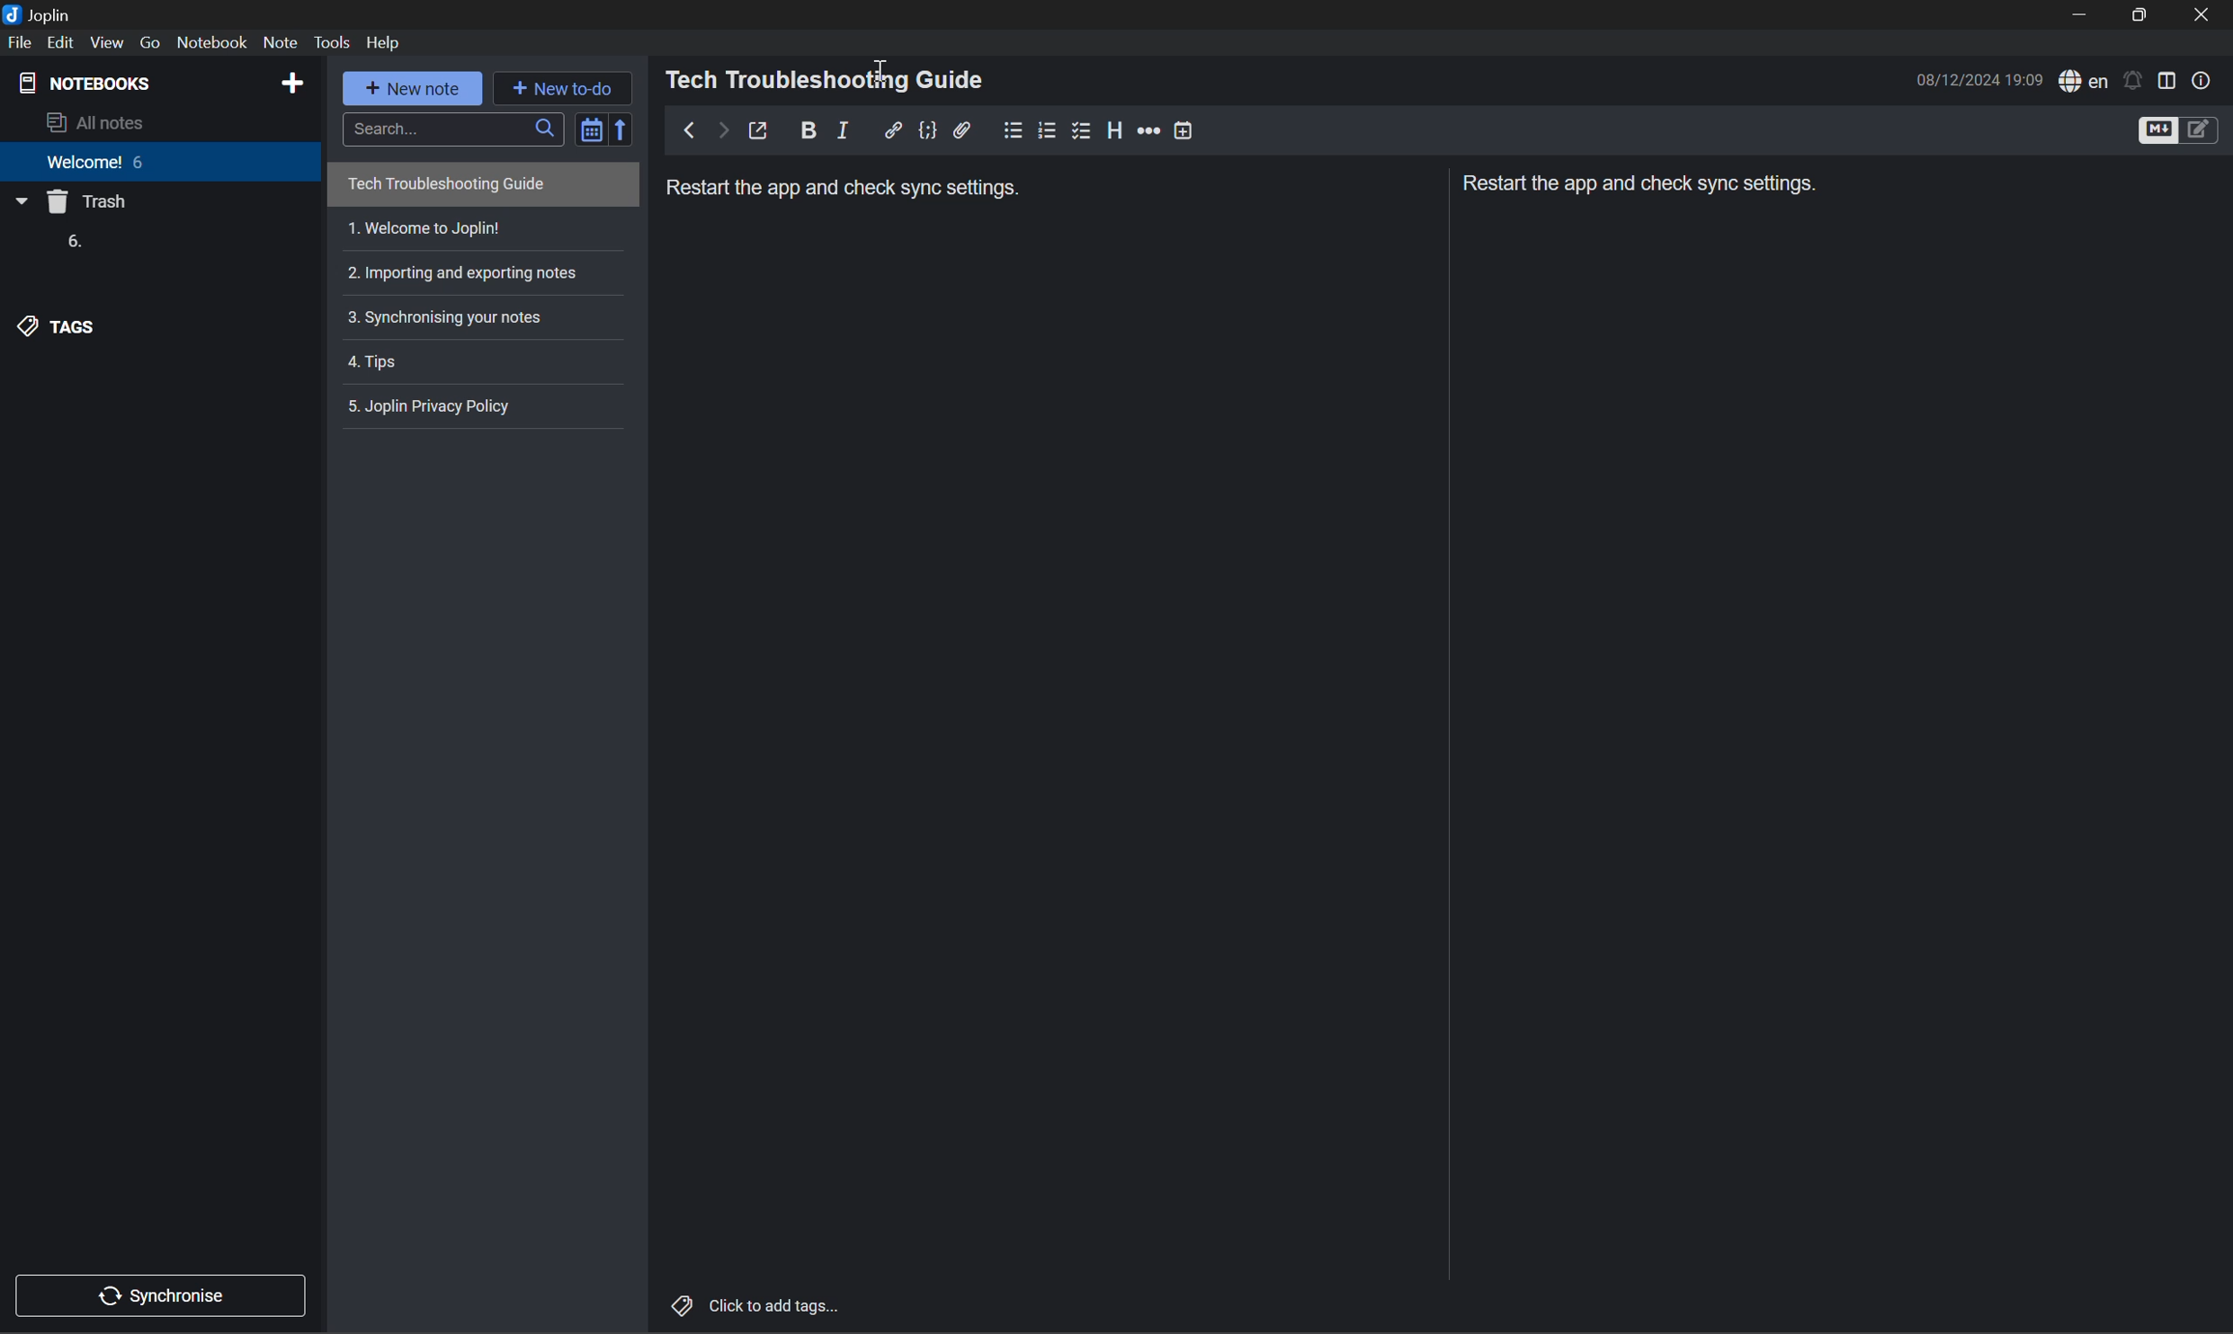  What do you see at coordinates (65, 43) in the screenshot?
I see `Edit` at bounding box center [65, 43].